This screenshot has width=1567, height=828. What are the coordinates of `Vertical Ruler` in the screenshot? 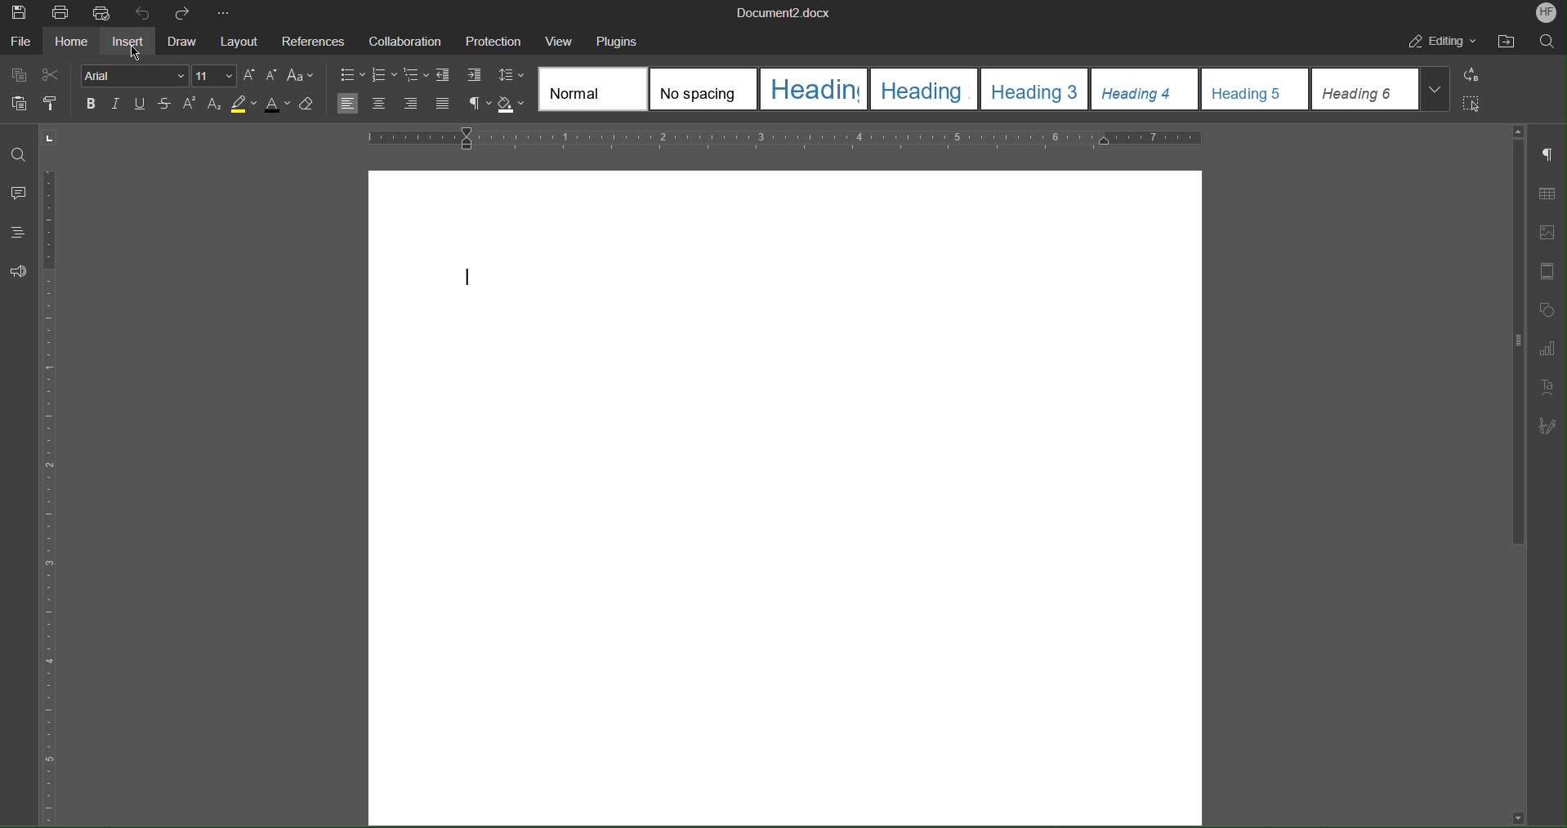 It's located at (51, 491).